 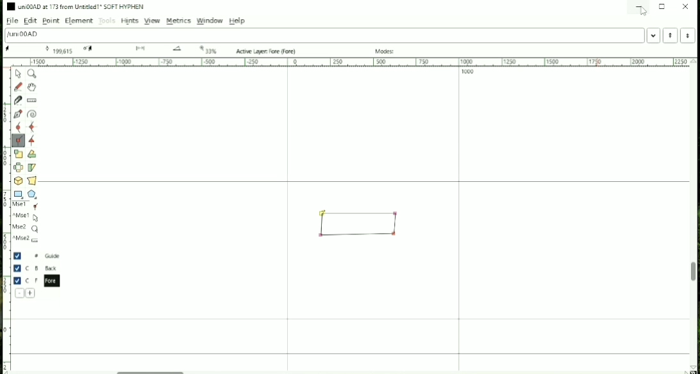 What do you see at coordinates (19, 167) in the screenshot?
I see `Flip the selection` at bounding box center [19, 167].